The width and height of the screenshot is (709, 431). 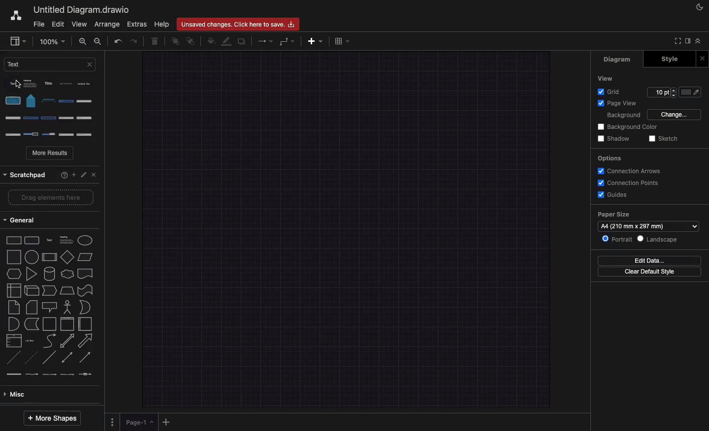 I want to click on Waypoints, so click(x=287, y=42).